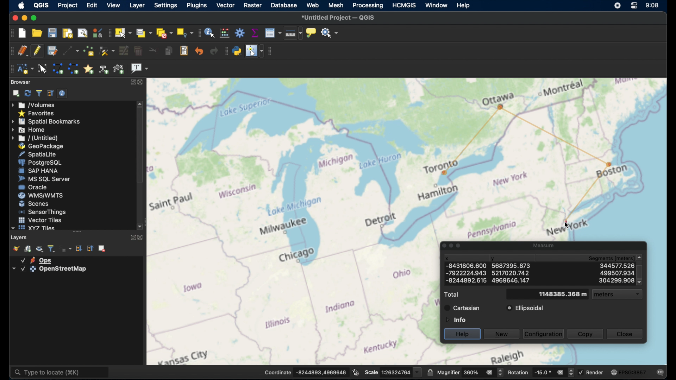 Image resolution: width=676 pixels, height=380 pixels. I want to click on identify features, so click(211, 32).